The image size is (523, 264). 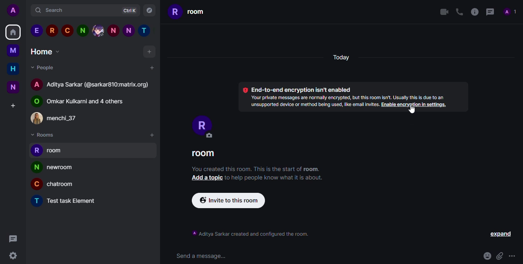 What do you see at coordinates (458, 12) in the screenshot?
I see `voice call` at bounding box center [458, 12].